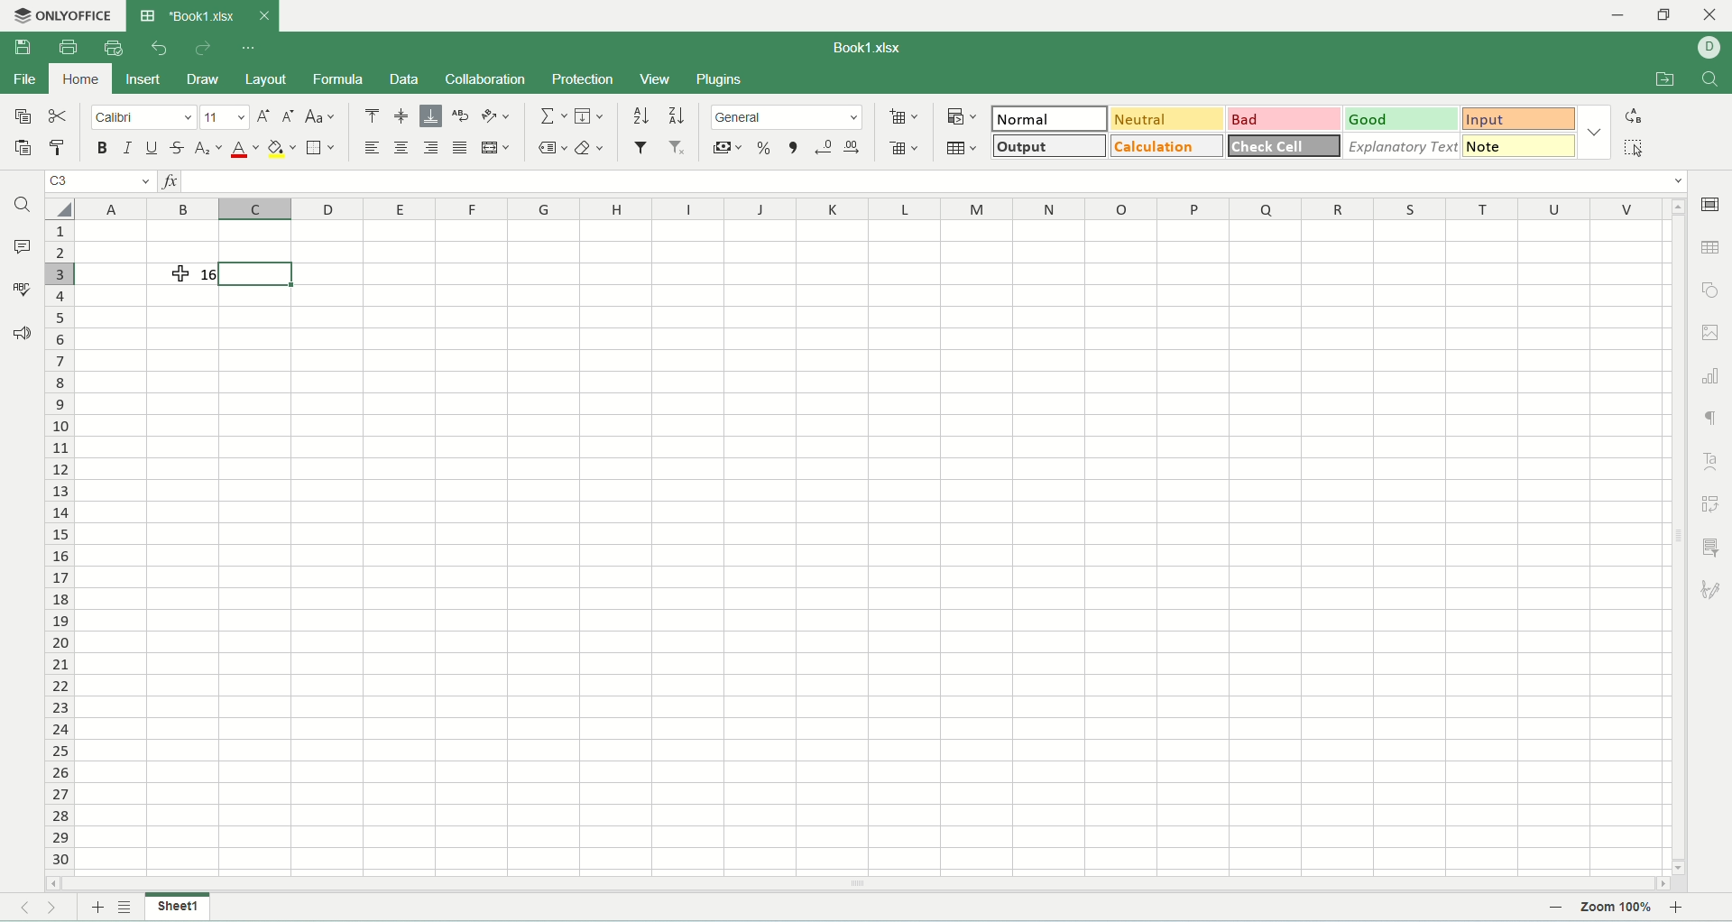 The width and height of the screenshot is (1732, 922). Describe the element at coordinates (60, 547) in the screenshot. I see `row number` at that location.